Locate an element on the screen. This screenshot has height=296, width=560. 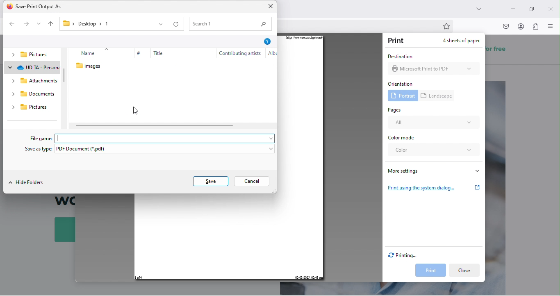
color is located at coordinates (435, 152).